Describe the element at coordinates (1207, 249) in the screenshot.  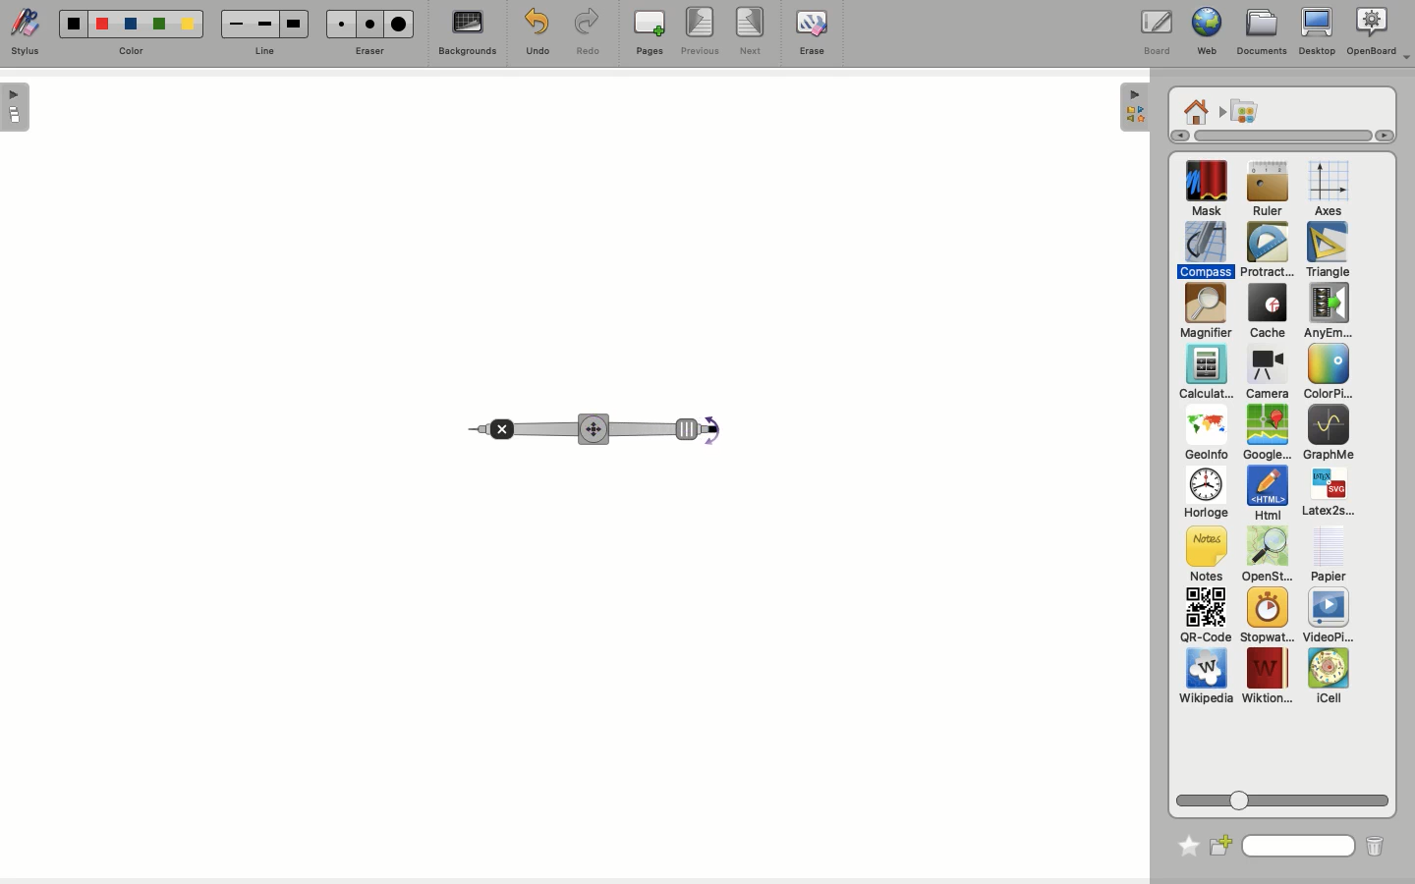
I see `Compass` at that location.